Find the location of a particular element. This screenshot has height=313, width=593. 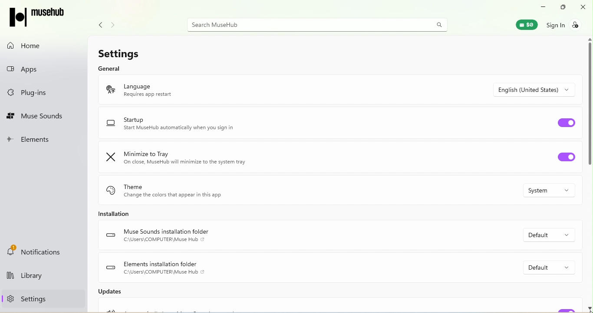

Maximize is located at coordinates (561, 7).